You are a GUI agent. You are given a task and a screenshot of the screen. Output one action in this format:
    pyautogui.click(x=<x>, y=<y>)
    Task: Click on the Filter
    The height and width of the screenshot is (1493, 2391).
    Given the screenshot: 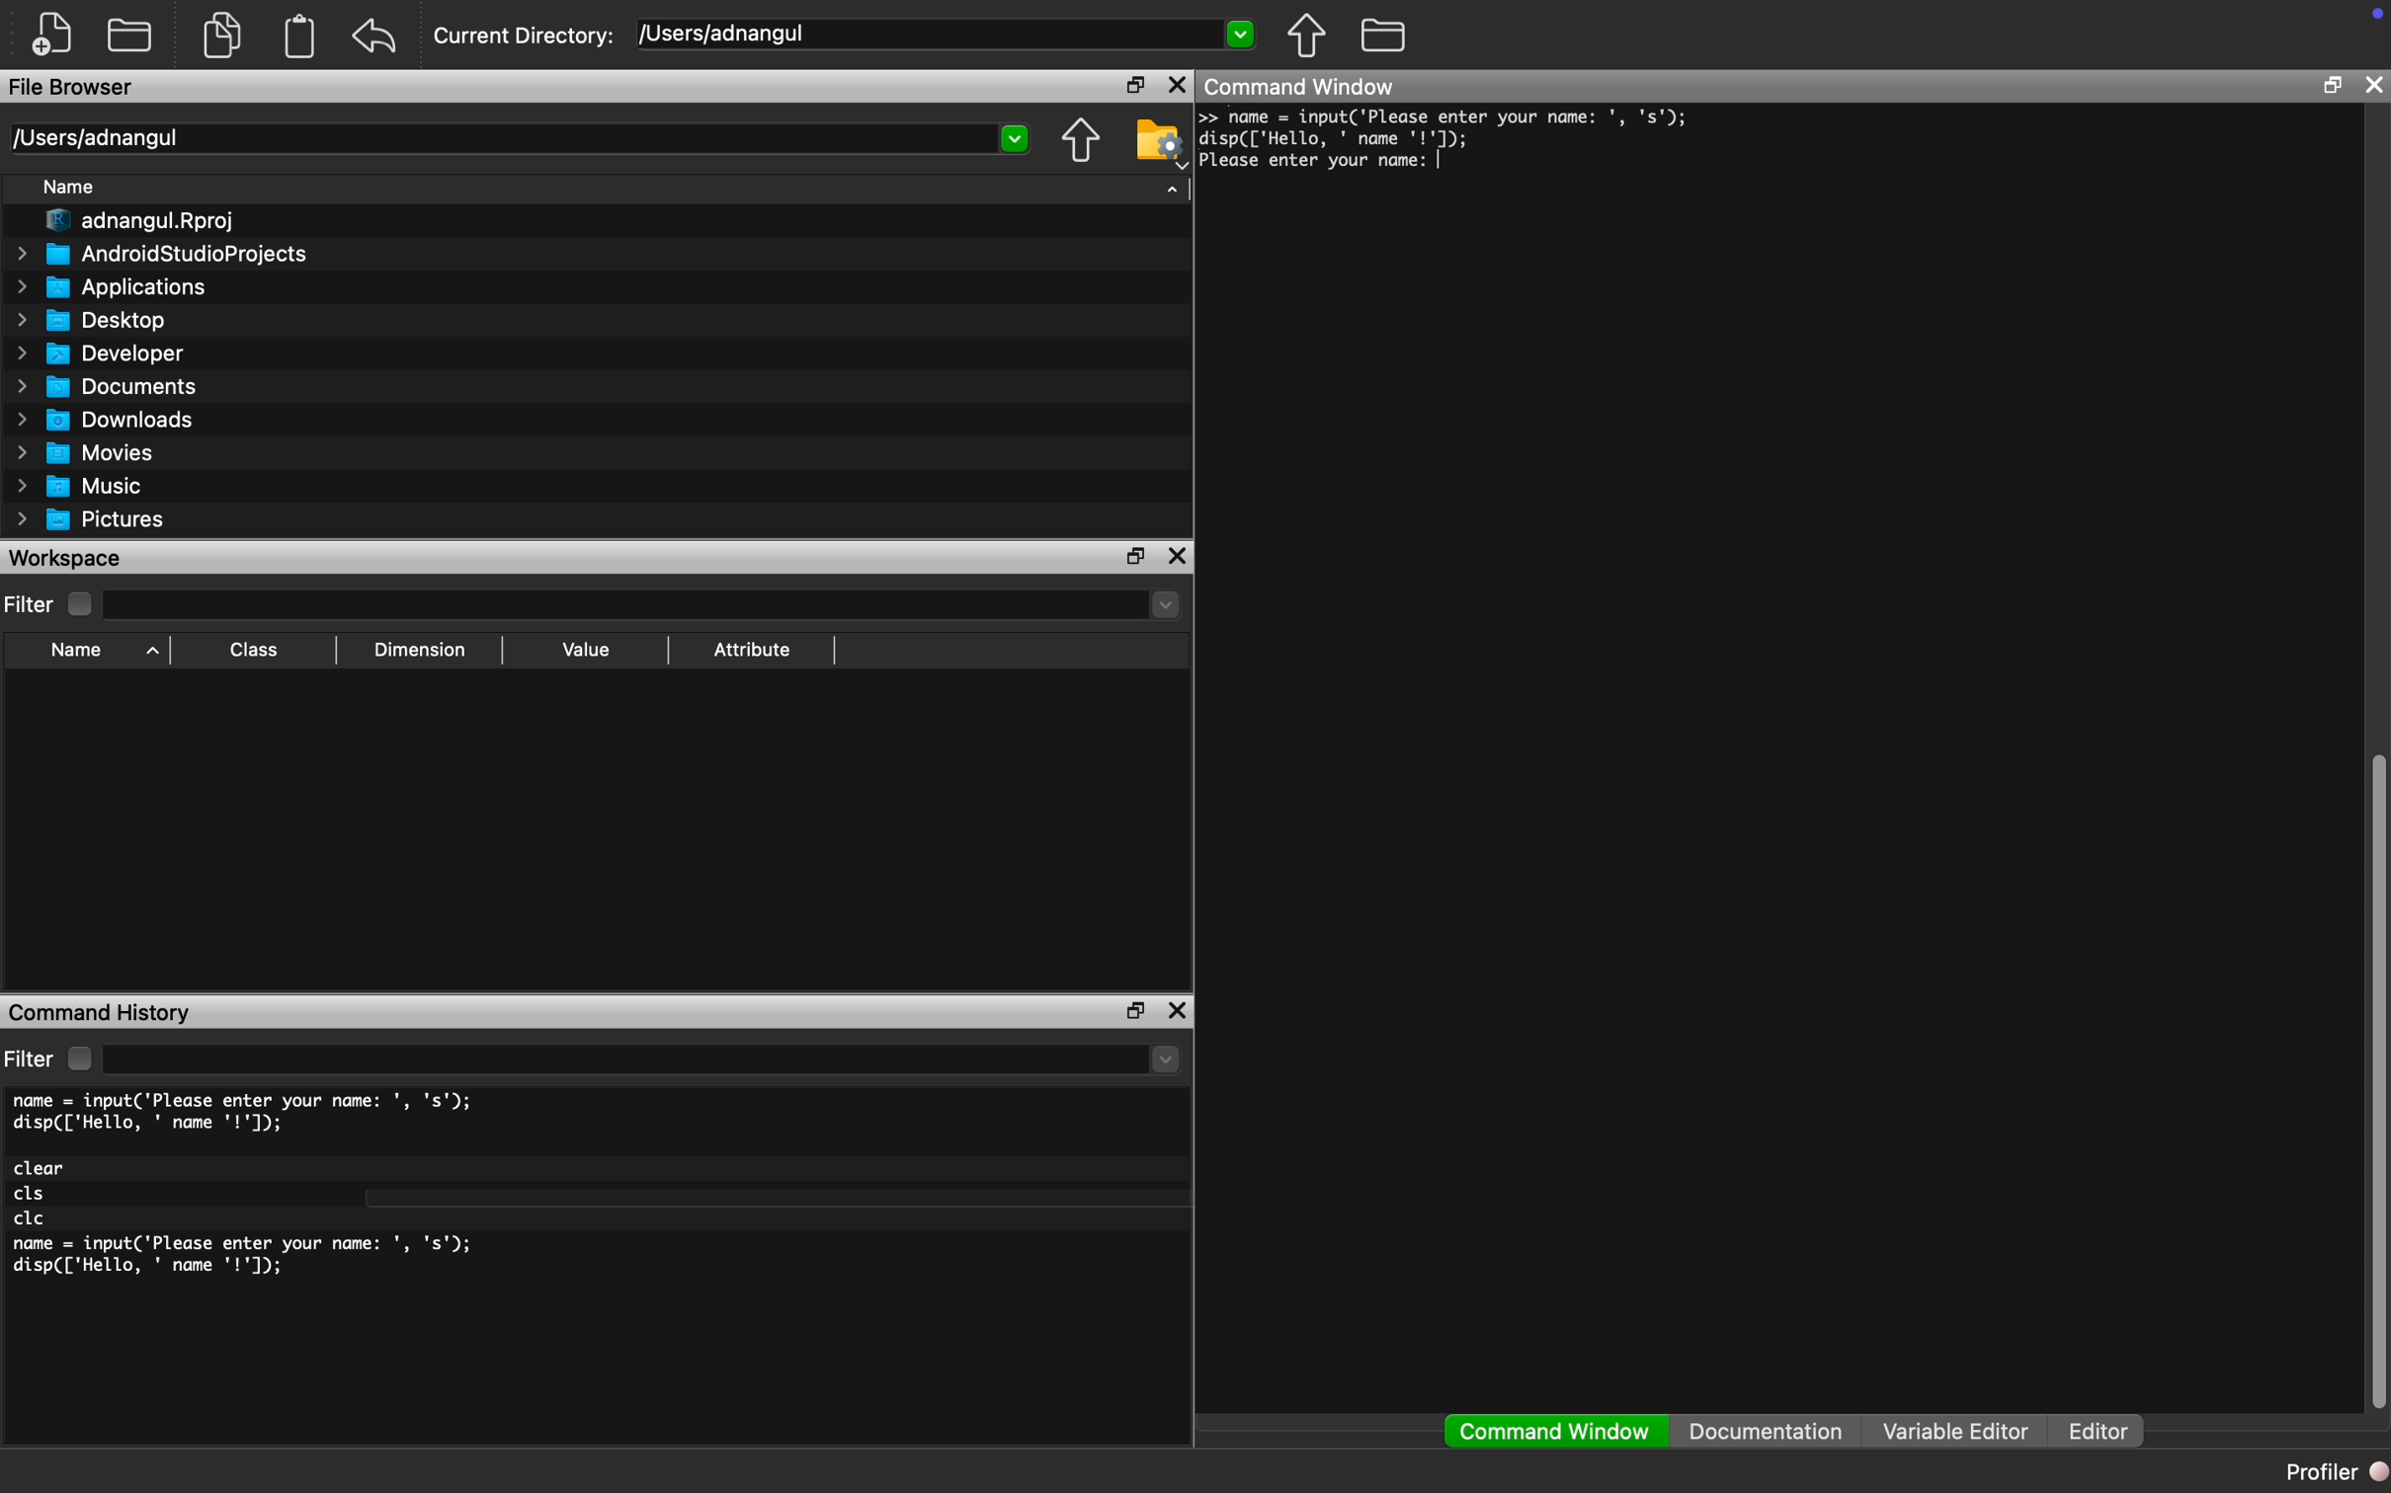 What is the action you would take?
    pyautogui.click(x=51, y=604)
    